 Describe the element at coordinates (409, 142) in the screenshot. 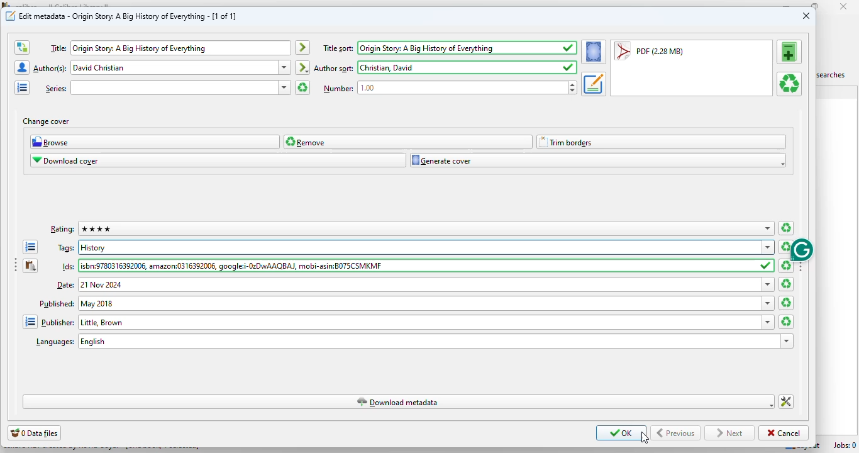

I see `remove` at that location.